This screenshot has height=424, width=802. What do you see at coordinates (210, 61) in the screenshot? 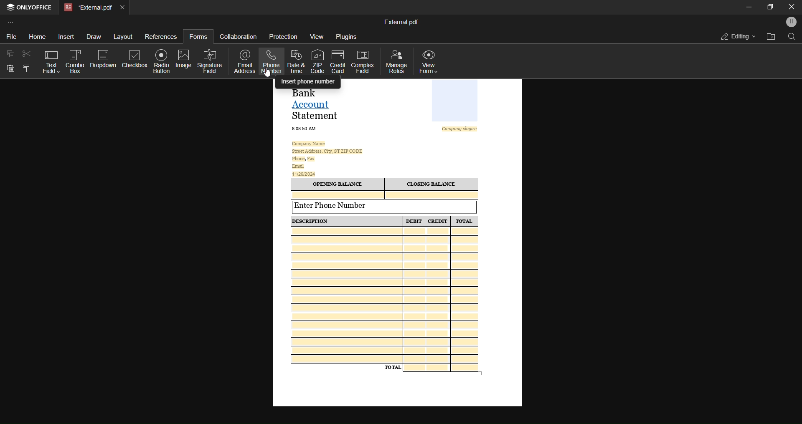
I see `signature field` at bounding box center [210, 61].